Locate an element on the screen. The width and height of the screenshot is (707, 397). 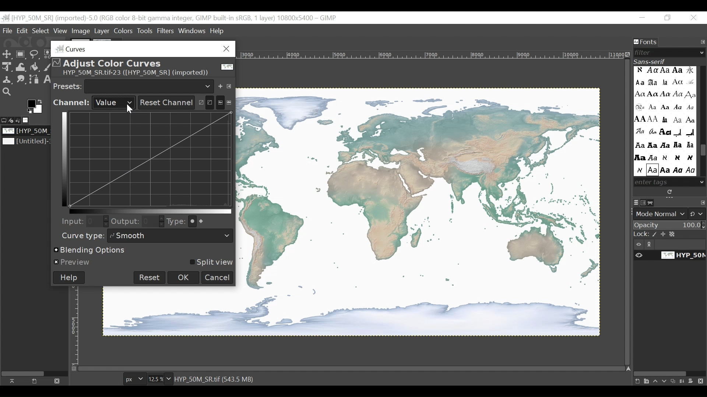
Enter Tags is located at coordinates (664, 121).